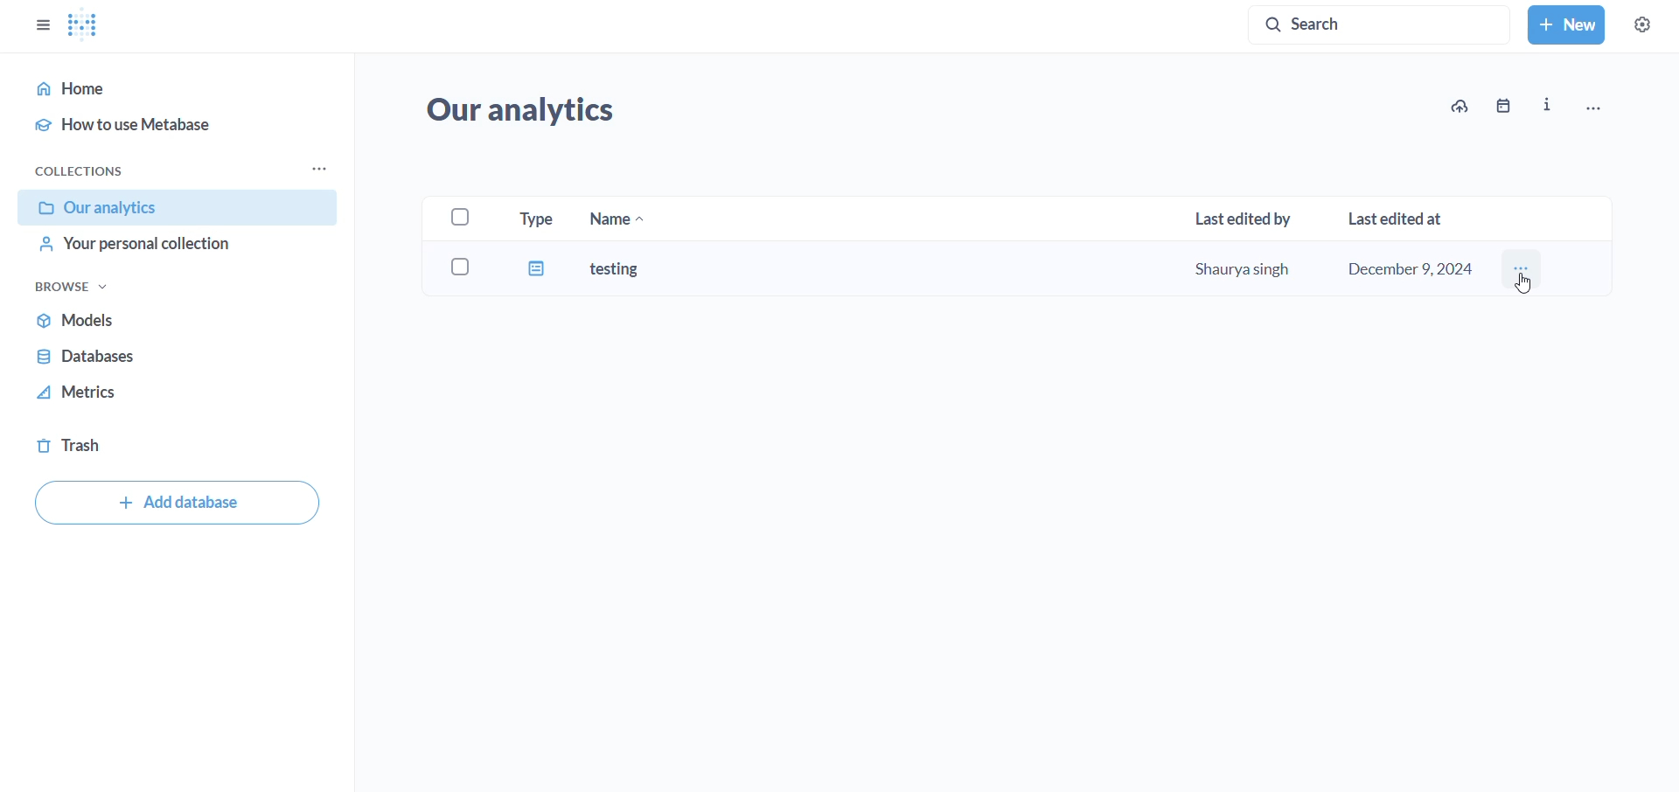 The image size is (1679, 792). I want to click on upload, so click(1457, 106).